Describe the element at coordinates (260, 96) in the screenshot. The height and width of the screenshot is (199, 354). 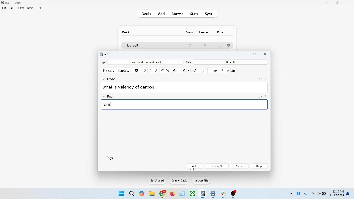
I see `HTML editor` at that location.